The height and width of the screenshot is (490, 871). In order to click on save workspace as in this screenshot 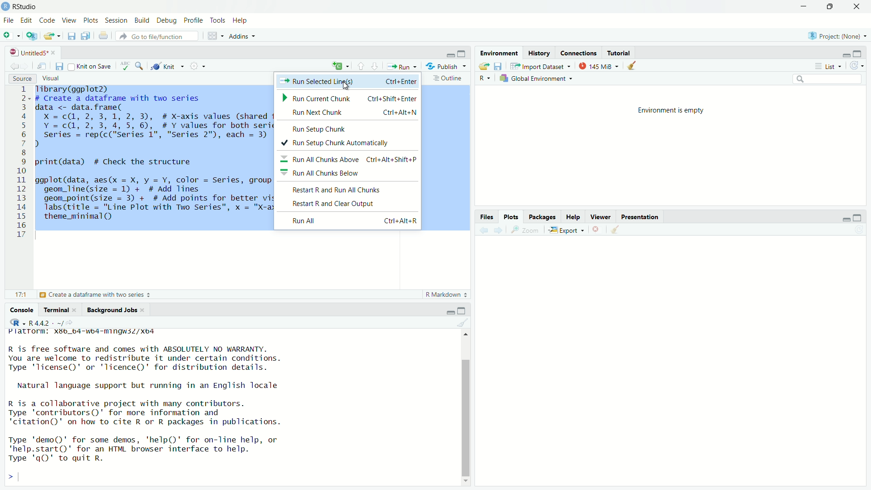, I will do `click(499, 66)`.